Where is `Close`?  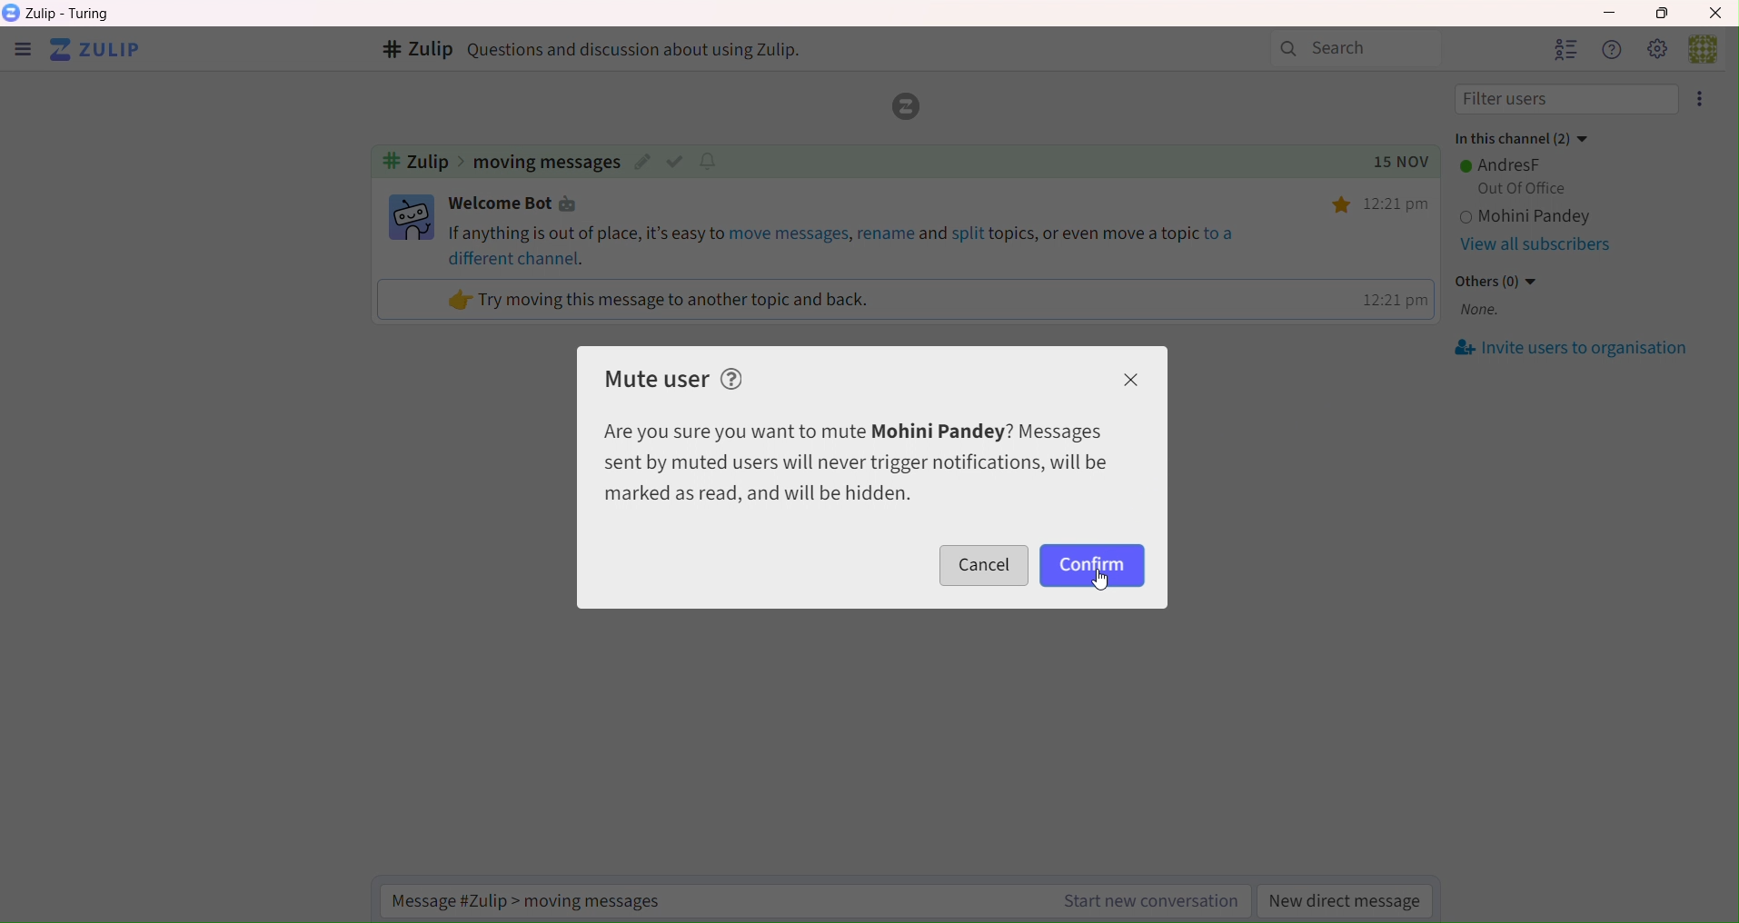 Close is located at coordinates (1717, 12).